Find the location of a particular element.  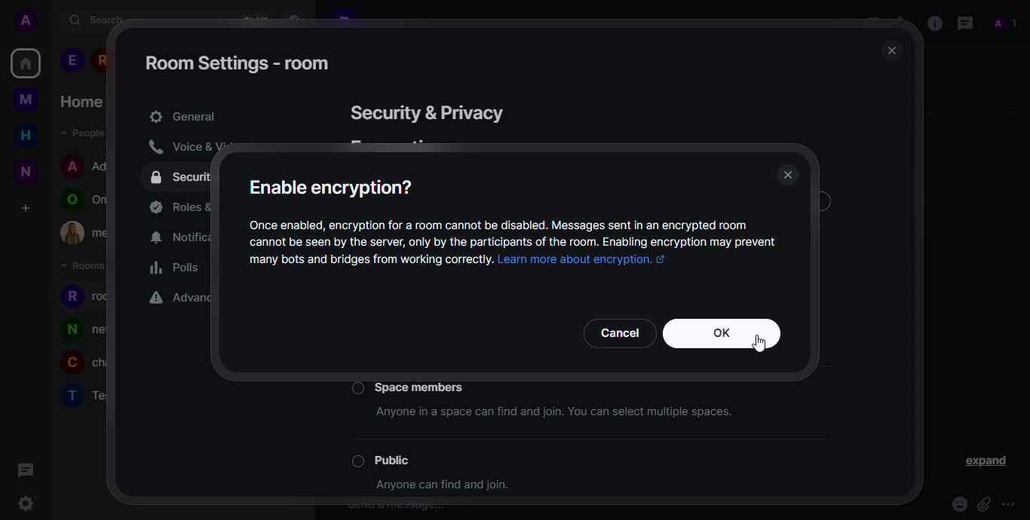

room settings is located at coordinates (238, 63).